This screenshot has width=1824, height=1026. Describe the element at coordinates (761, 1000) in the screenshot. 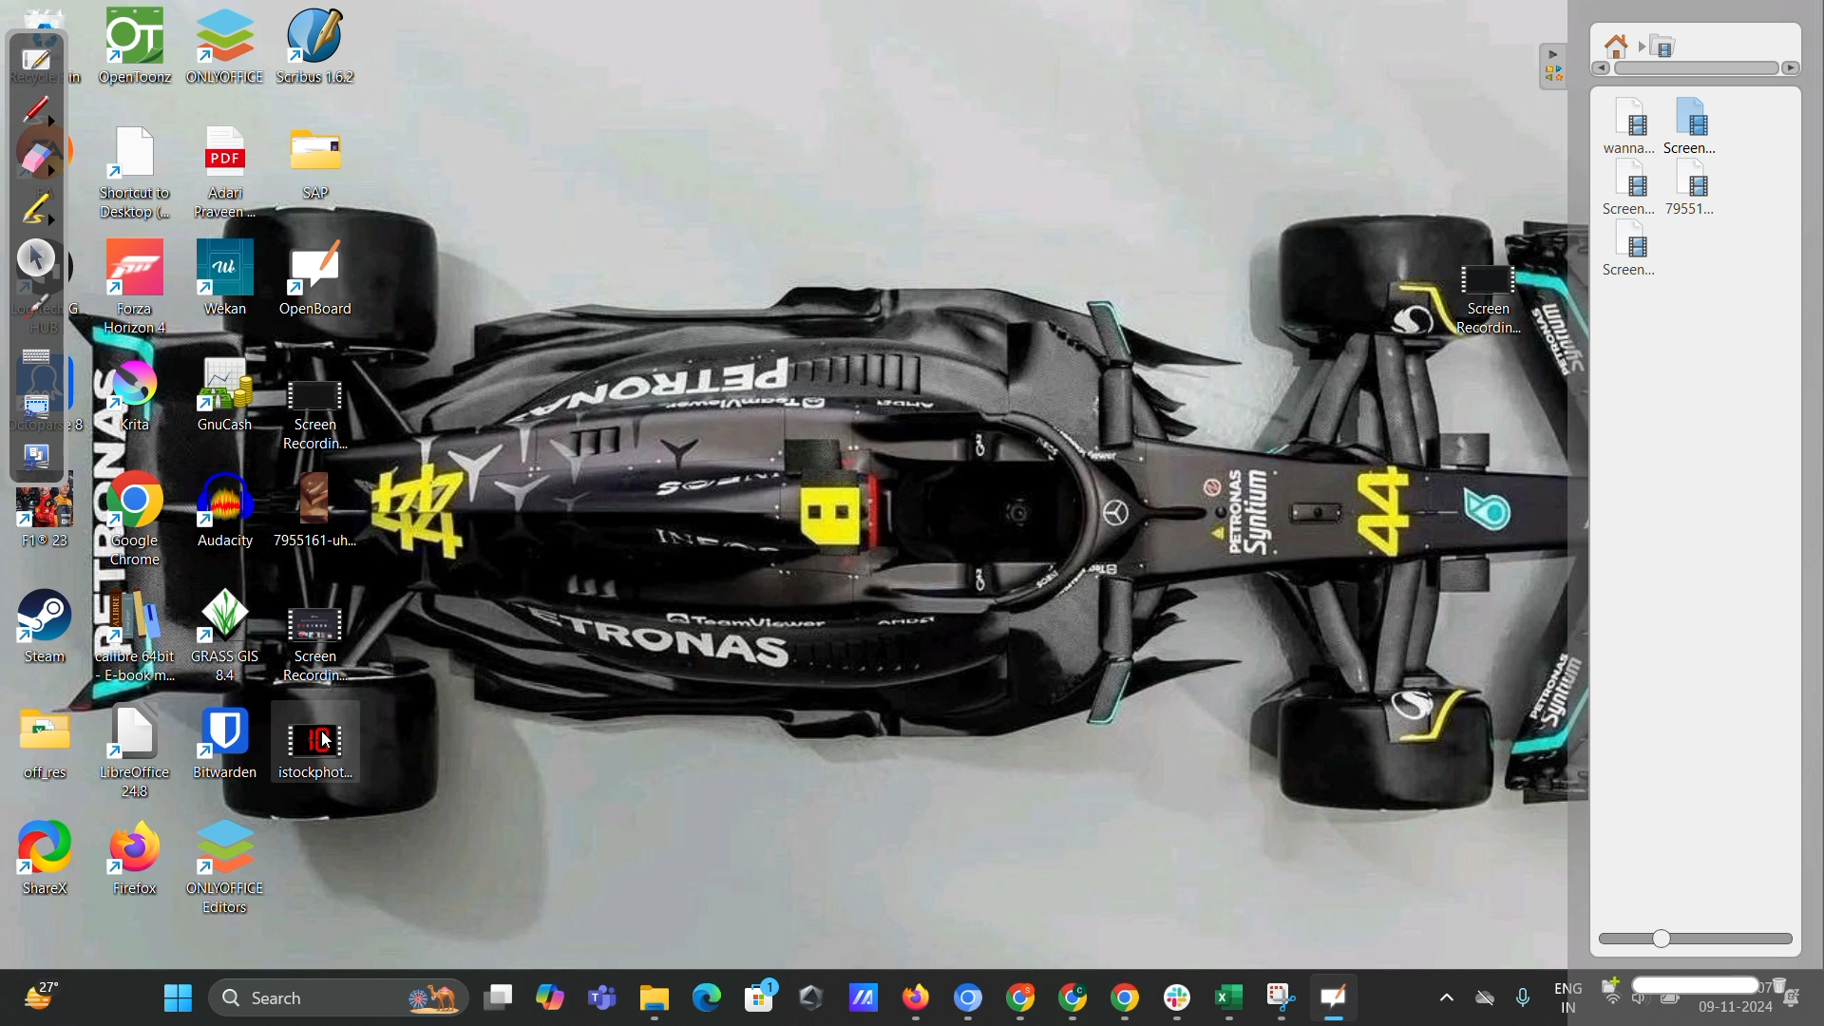

I see `microsoft store` at that location.